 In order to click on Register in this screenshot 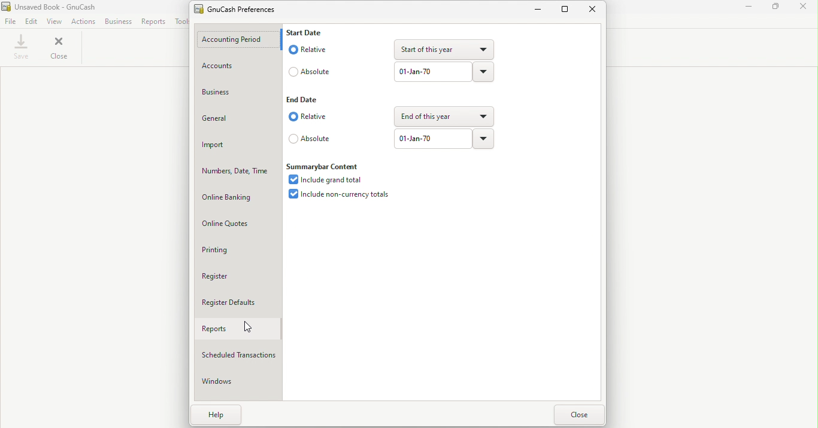, I will do `click(237, 276)`.